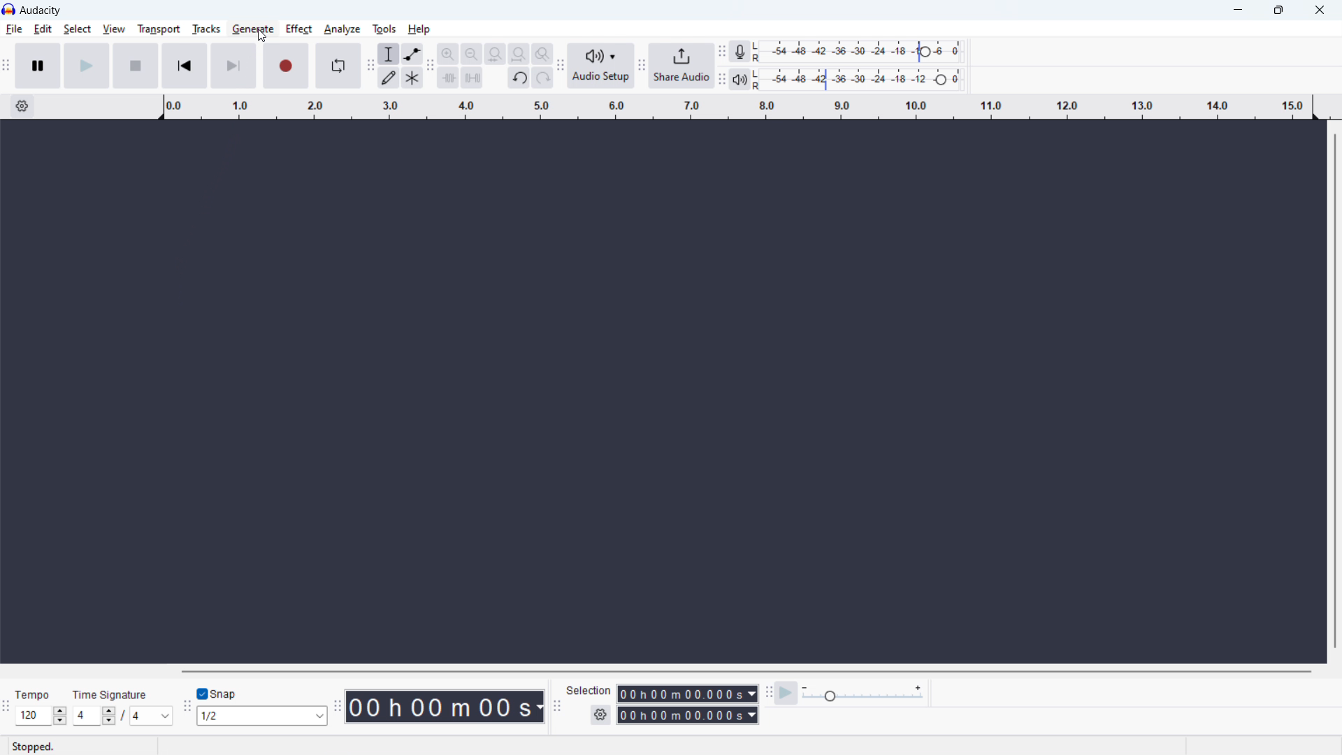 The width and height of the screenshot is (1342, 755). Describe the element at coordinates (589, 689) in the screenshot. I see `selection` at that location.